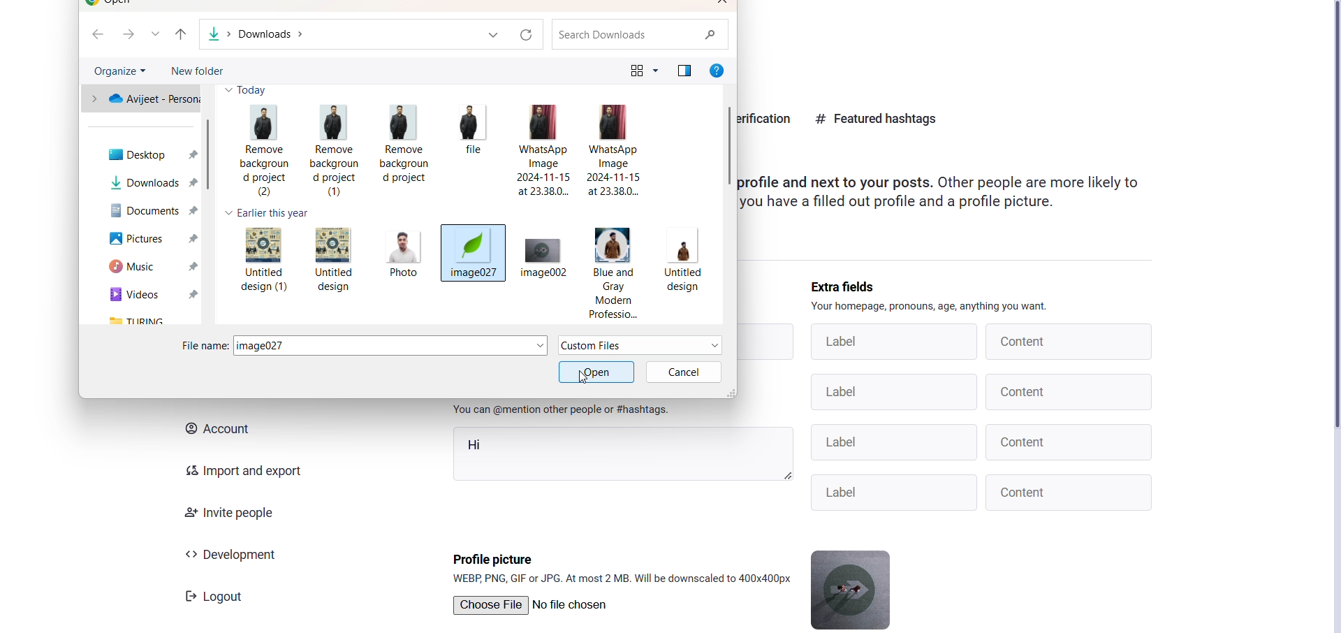  What do you see at coordinates (717, 70) in the screenshot?
I see `help` at bounding box center [717, 70].